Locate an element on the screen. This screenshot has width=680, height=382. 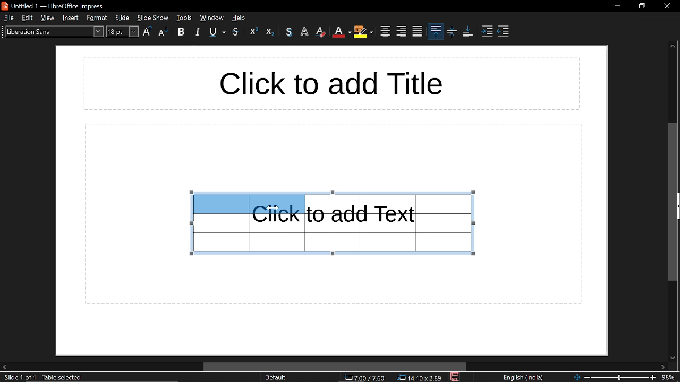
Table is located at coordinates (392, 223).